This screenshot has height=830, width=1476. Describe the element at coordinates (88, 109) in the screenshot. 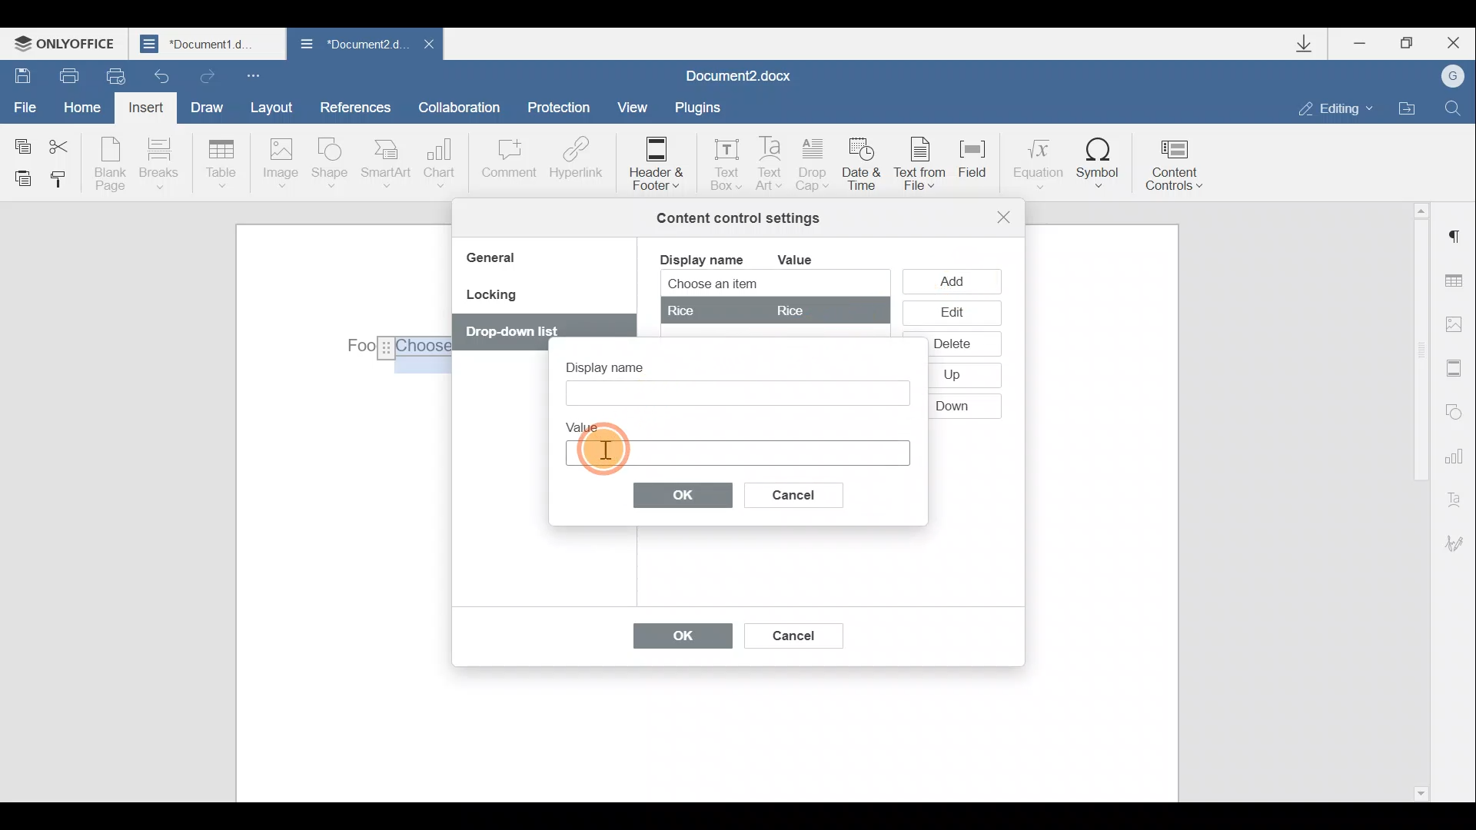

I see `Home` at that location.